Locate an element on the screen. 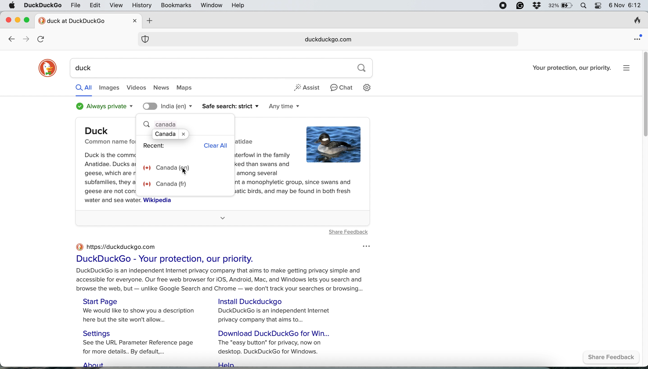 This screenshot has width=648, height=369. grammarly is located at coordinates (519, 6).